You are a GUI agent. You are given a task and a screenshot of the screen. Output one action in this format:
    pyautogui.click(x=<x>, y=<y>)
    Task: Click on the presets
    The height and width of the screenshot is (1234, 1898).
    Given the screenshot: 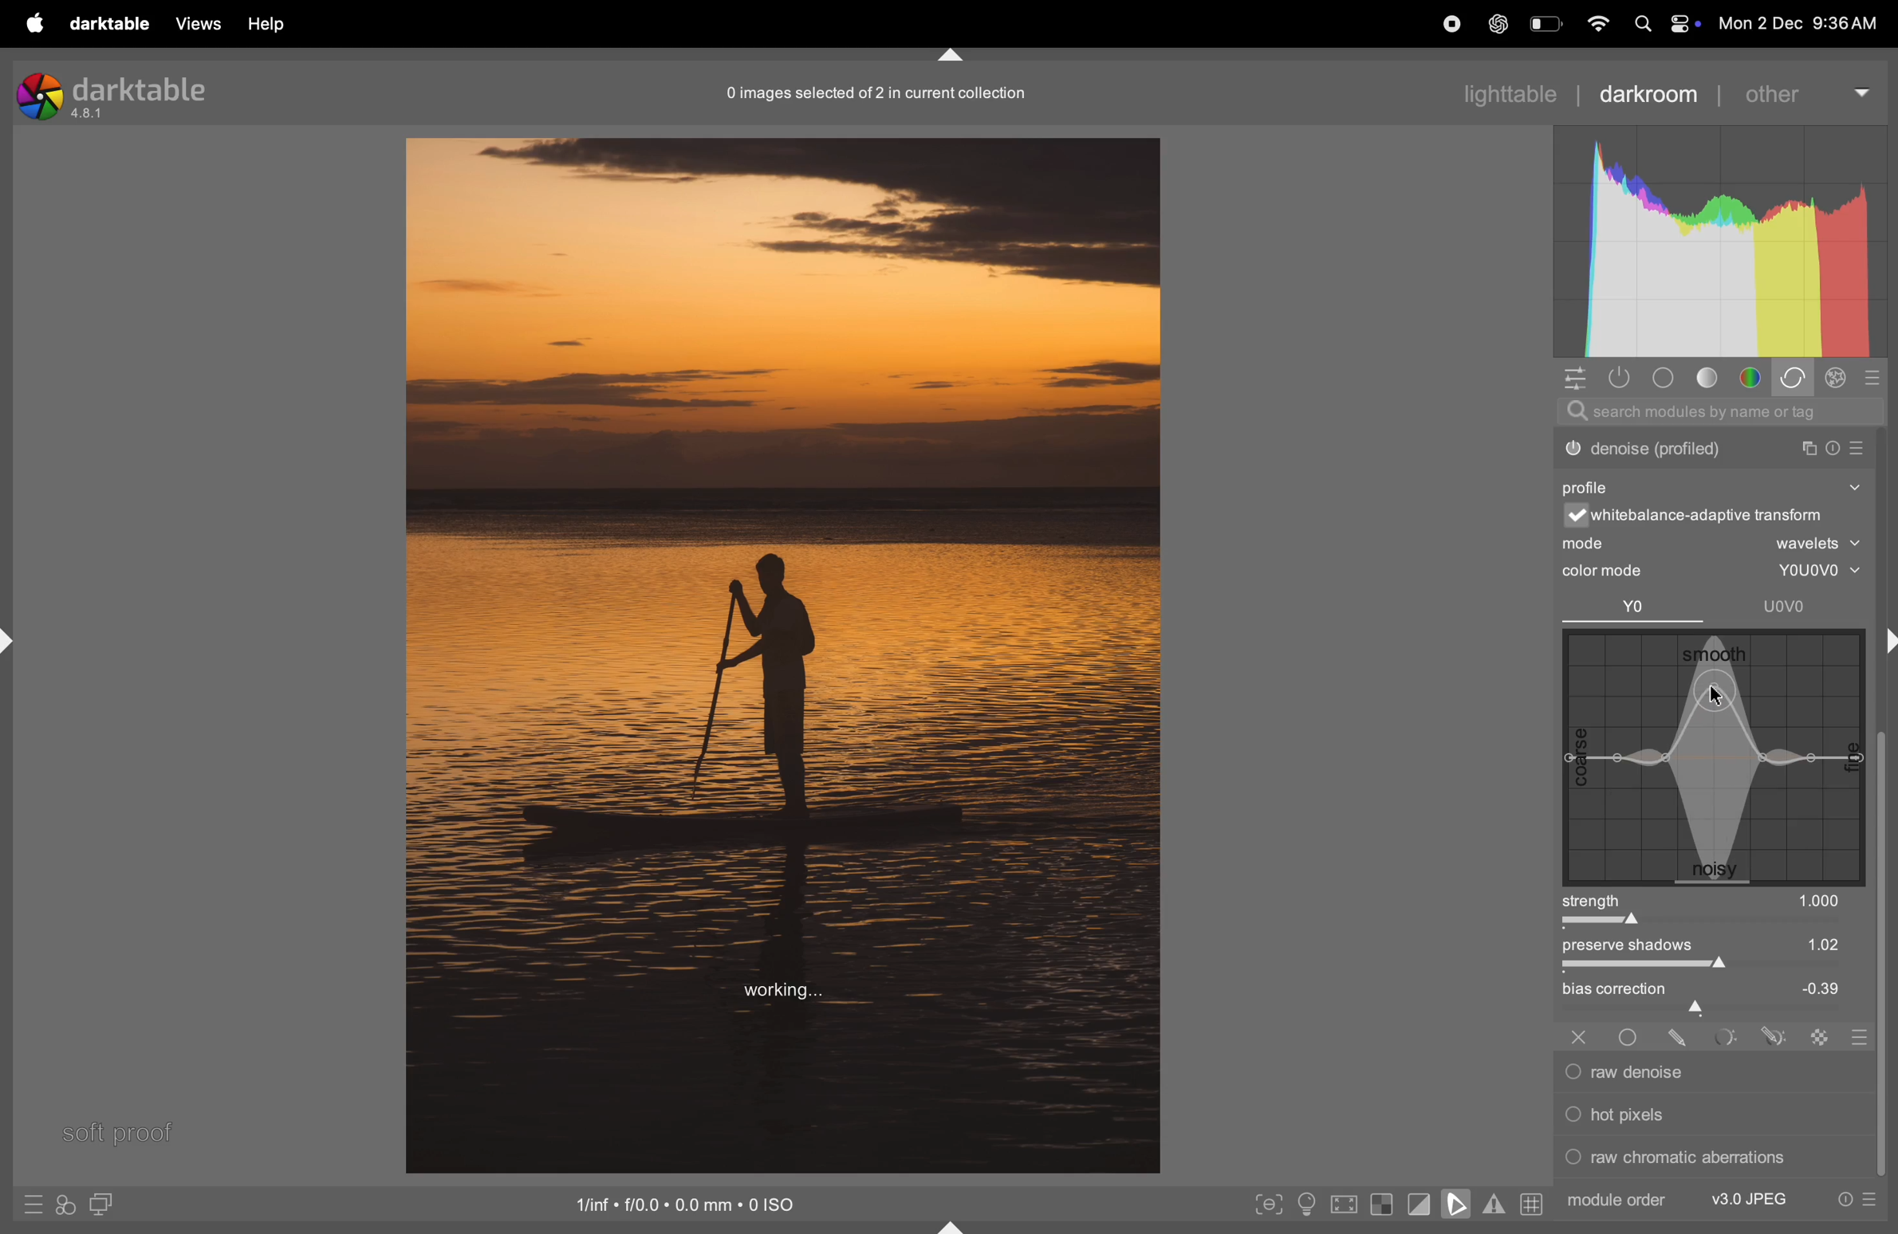 What is the action you would take?
    pyautogui.click(x=1857, y=1201)
    